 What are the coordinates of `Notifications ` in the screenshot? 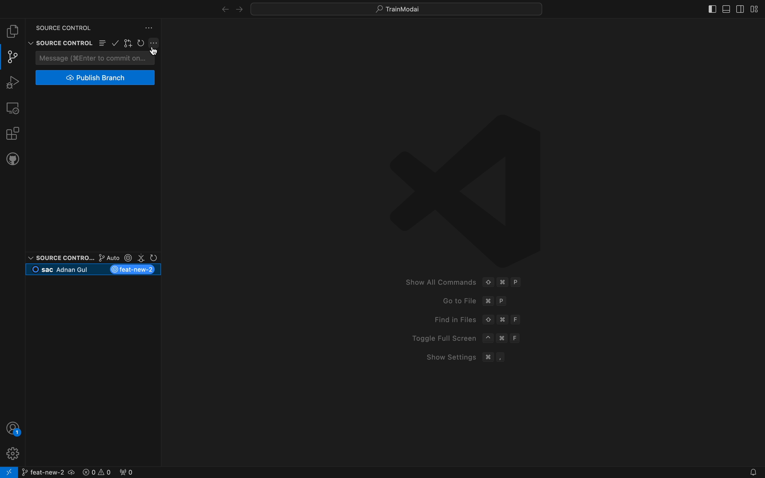 It's located at (752, 473).